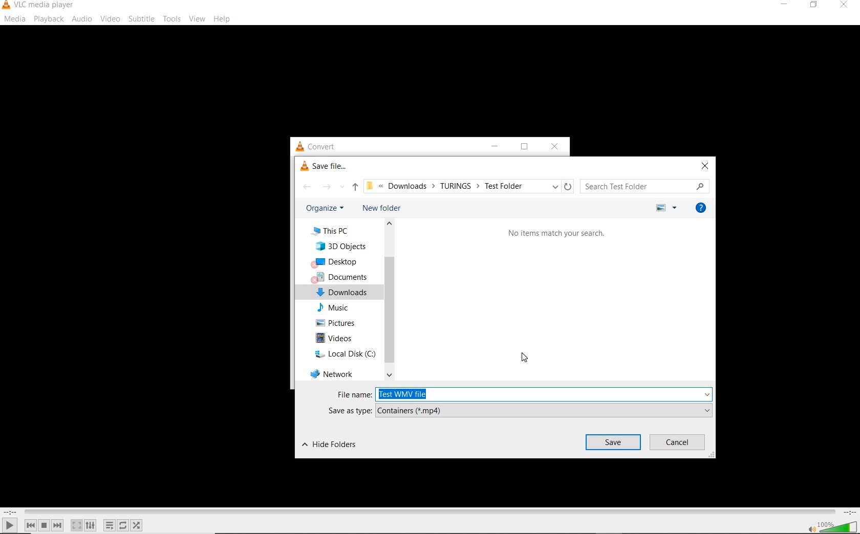 The width and height of the screenshot is (860, 534). Describe the element at coordinates (519, 410) in the screenshot. I see `SAVE AS TYPE: (*.mp4)` at that location.